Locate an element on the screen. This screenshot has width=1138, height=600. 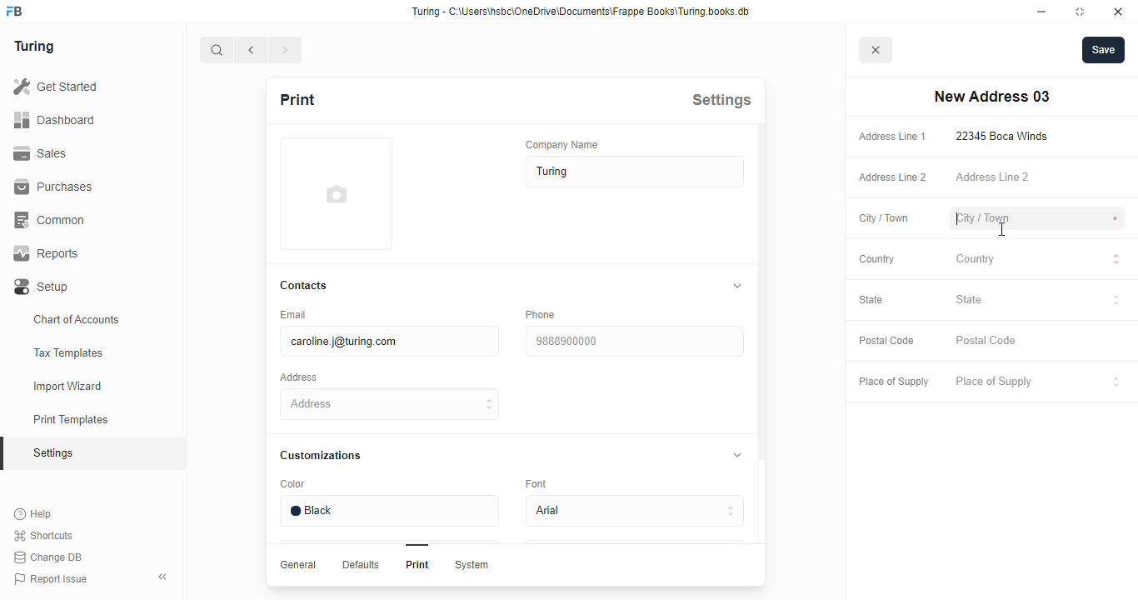
compulsory to fill *  is located at coordinates (1116, 219).